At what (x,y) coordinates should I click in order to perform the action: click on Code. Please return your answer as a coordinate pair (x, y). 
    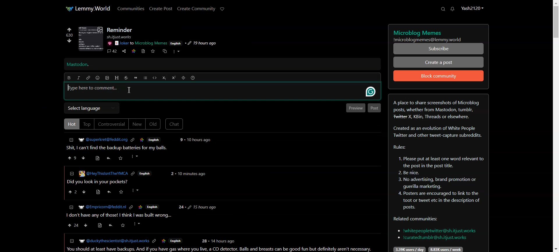
    Looking at the image, I should click on (155, 78).